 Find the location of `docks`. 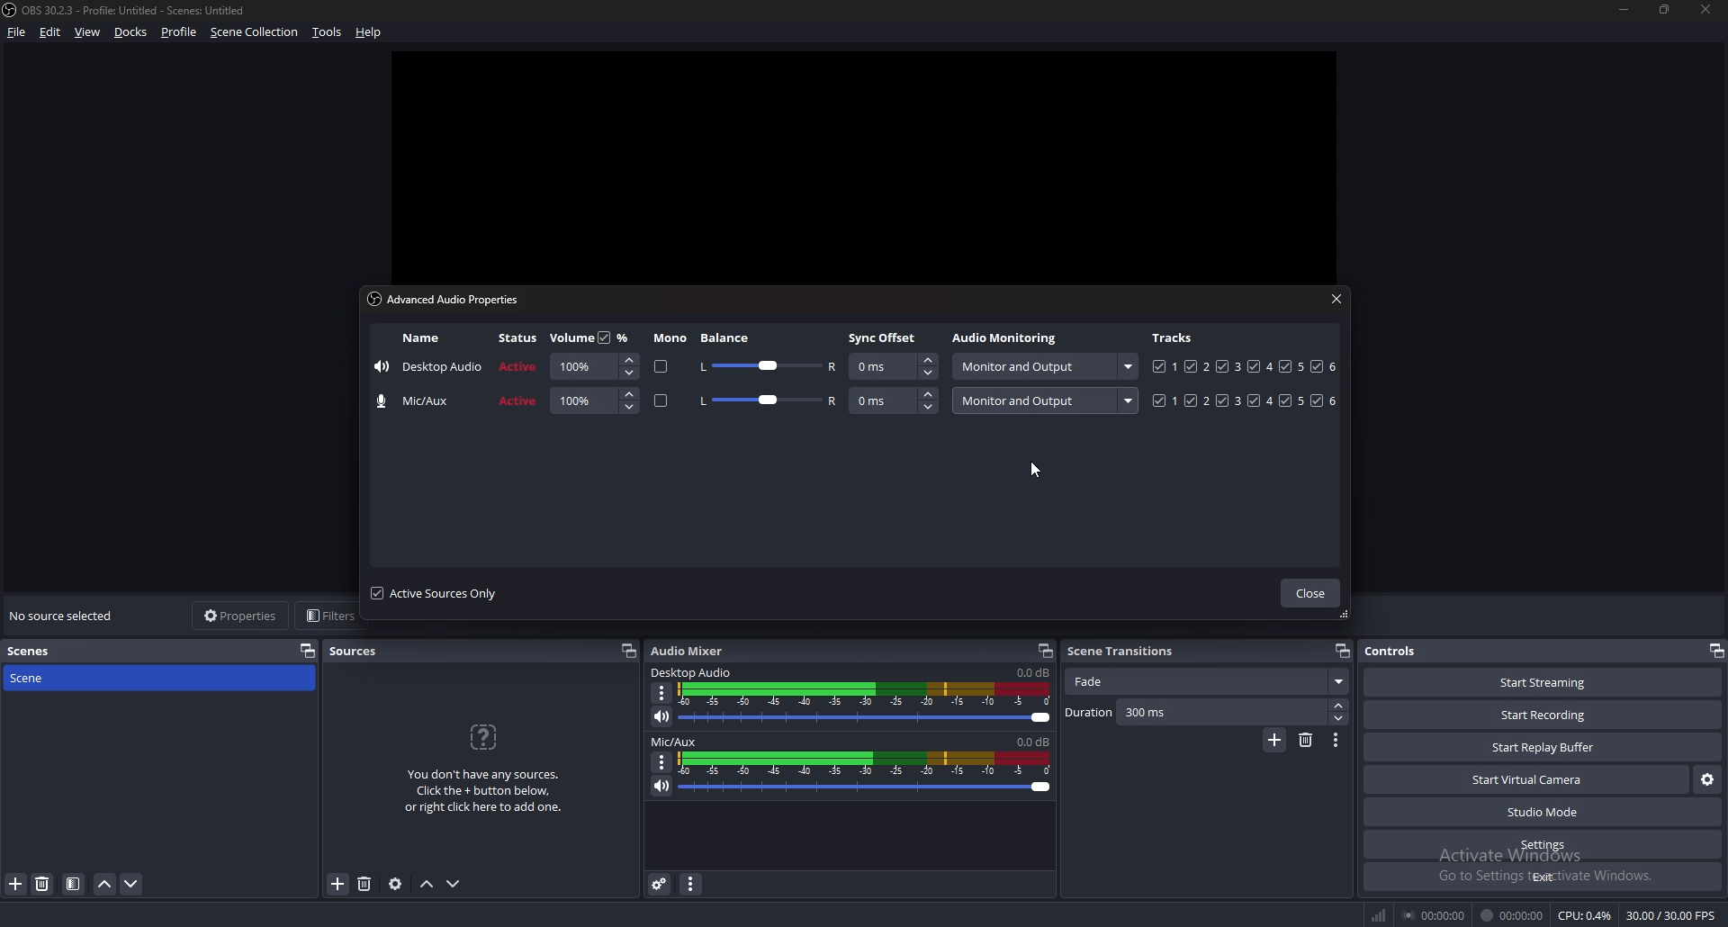

docks is located at coordinates (131, 31).